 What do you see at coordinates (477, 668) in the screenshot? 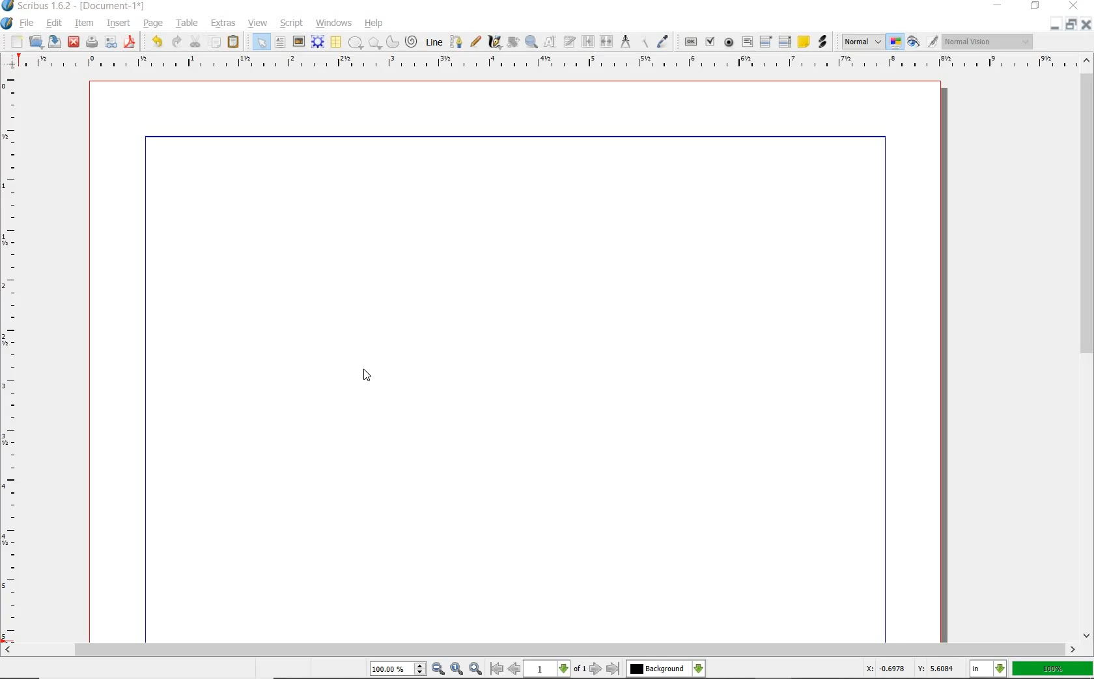
I see `zoom in` at bounding box center [477, 668].